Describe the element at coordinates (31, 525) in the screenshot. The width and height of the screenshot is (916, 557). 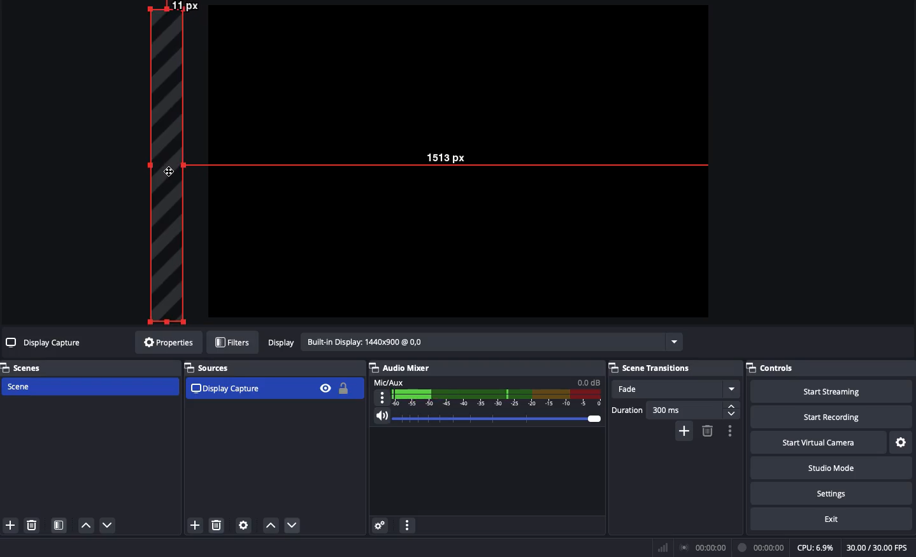
I see `Delete` at that location.